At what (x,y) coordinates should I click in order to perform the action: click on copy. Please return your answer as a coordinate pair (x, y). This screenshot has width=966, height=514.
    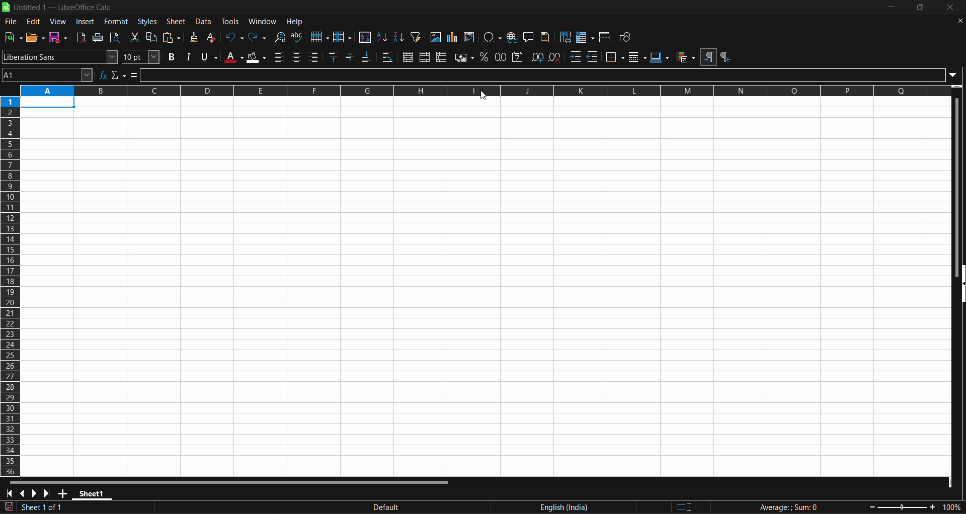
    Looking at the image, I should click on (153, 37).